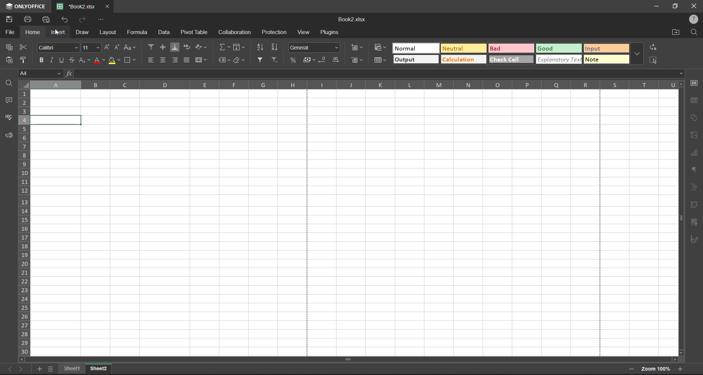  Describe the element at coordinates (99, 20) in the screenshot. I see `customize quick access toolbar` at that location.